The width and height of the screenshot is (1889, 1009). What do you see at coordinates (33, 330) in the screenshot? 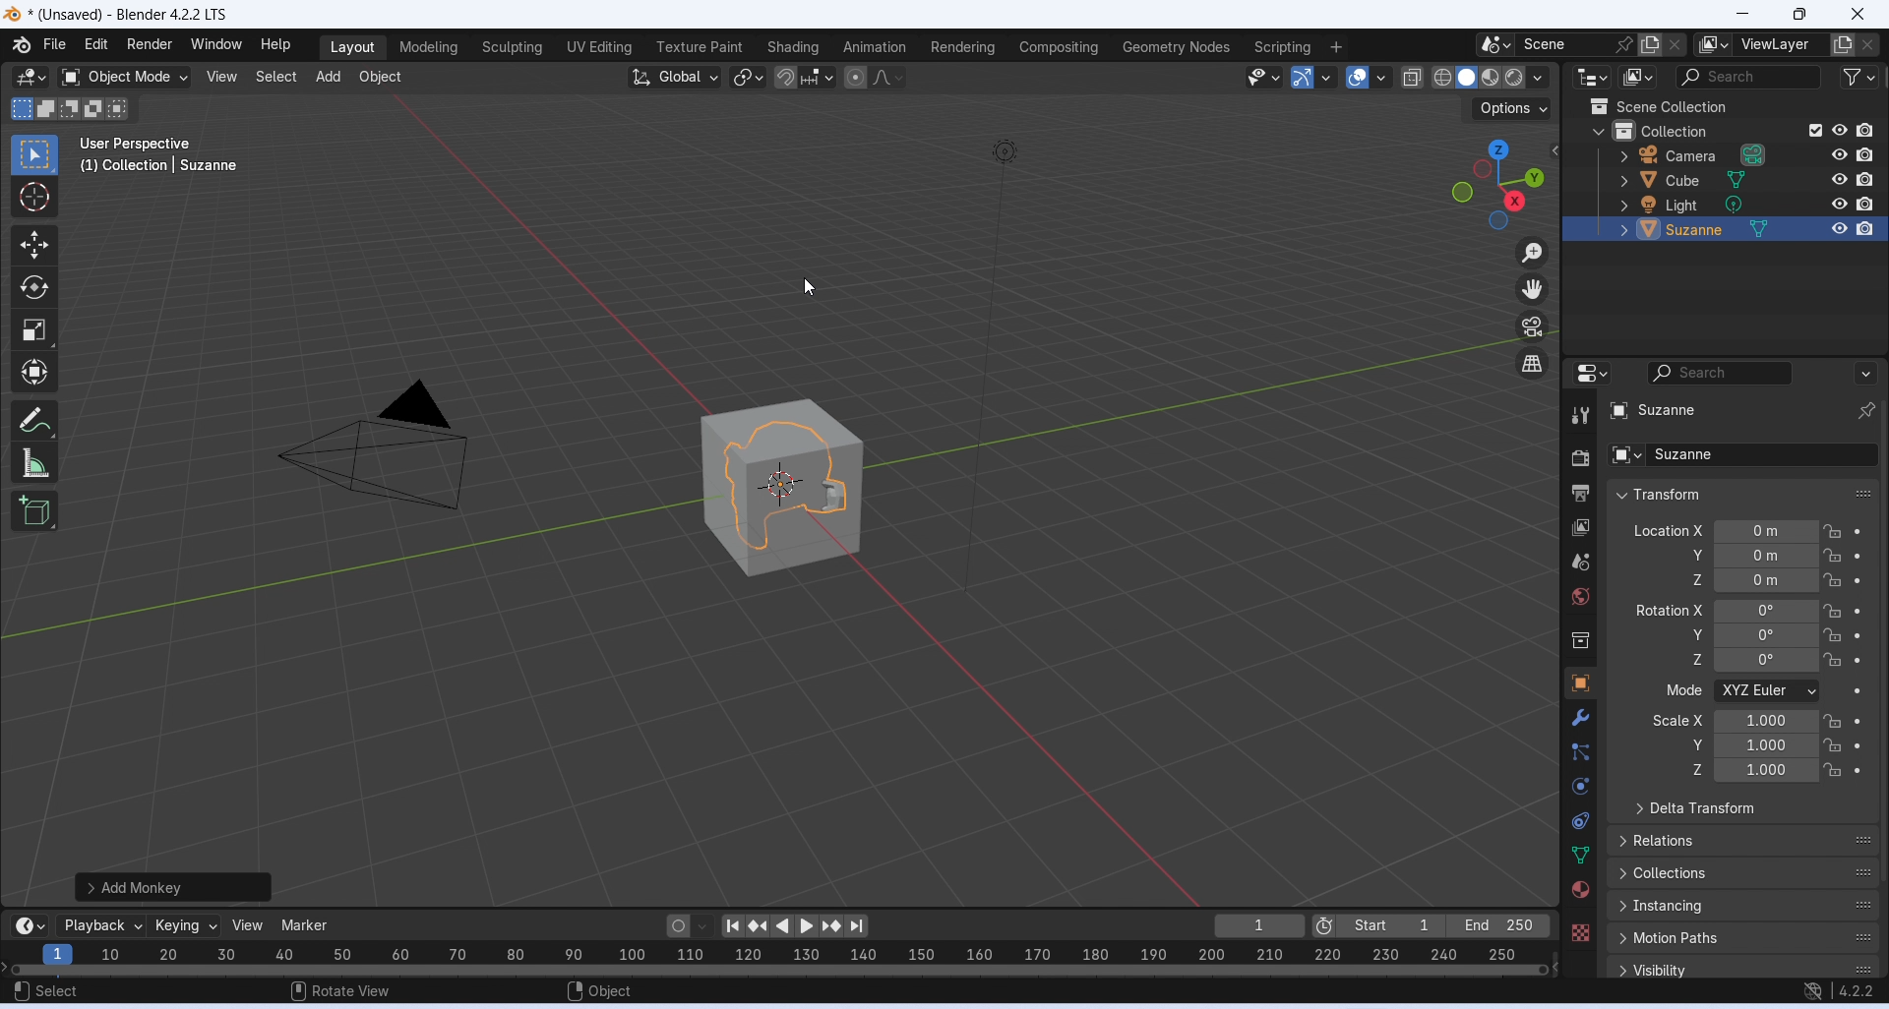
I see `Scale` at bounding box center [33, 330].